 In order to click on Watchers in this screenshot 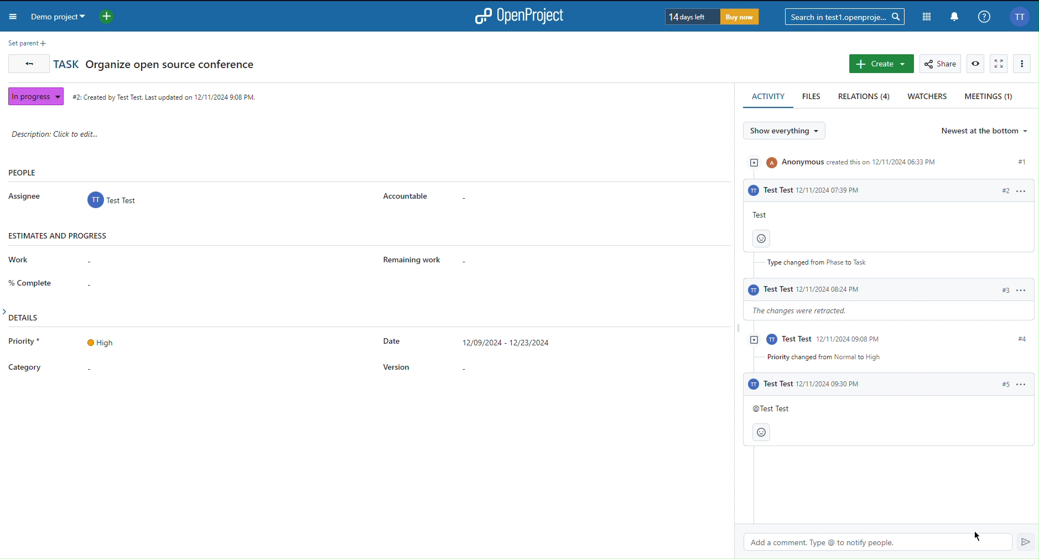, I will do `click(928, 97)`.